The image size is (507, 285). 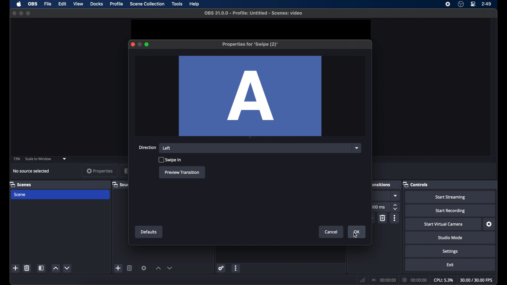 What do you see at coordinates (140, 44) in the screenshot?
I see `minimize` at bounding box center [140, 44].